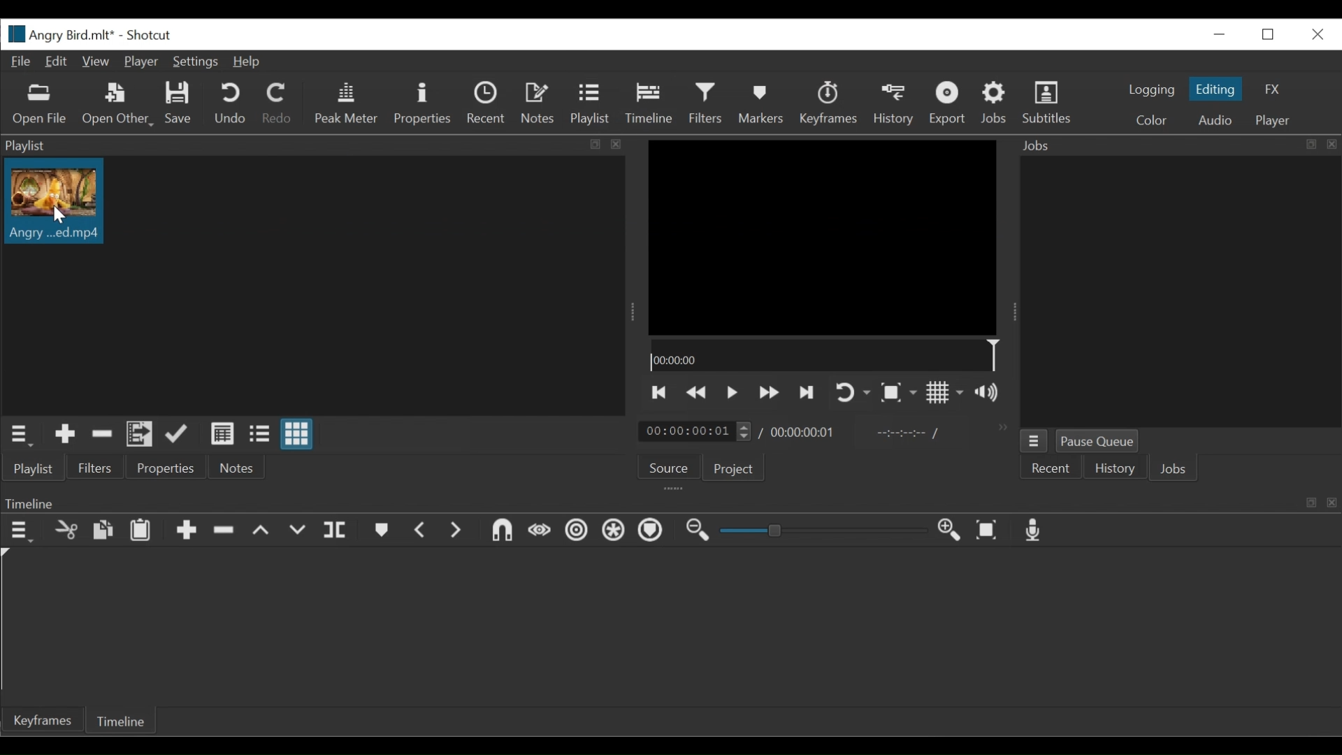 The image size is (1342, 755). What do you see at coordinates (828, 103) in the screenshot?
I see `keyframes` at bounding box center [828, 103].